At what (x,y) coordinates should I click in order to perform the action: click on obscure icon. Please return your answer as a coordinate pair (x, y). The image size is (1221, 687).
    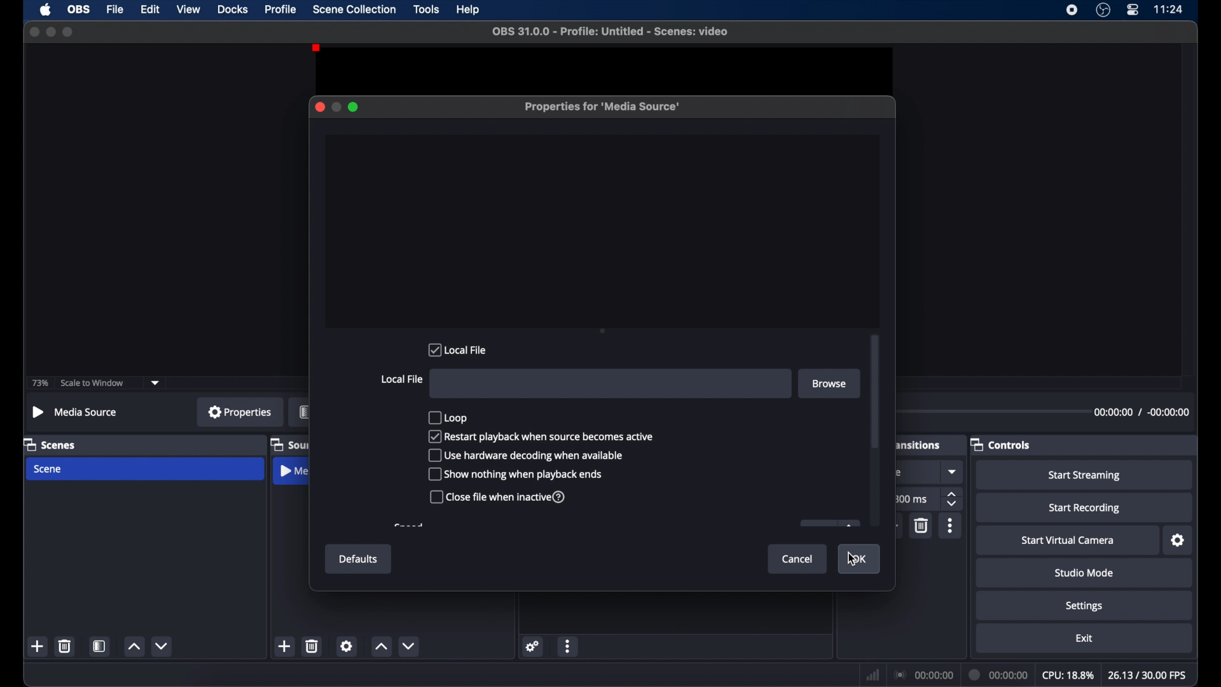
    Looking at the image, I should click on (896, 473).